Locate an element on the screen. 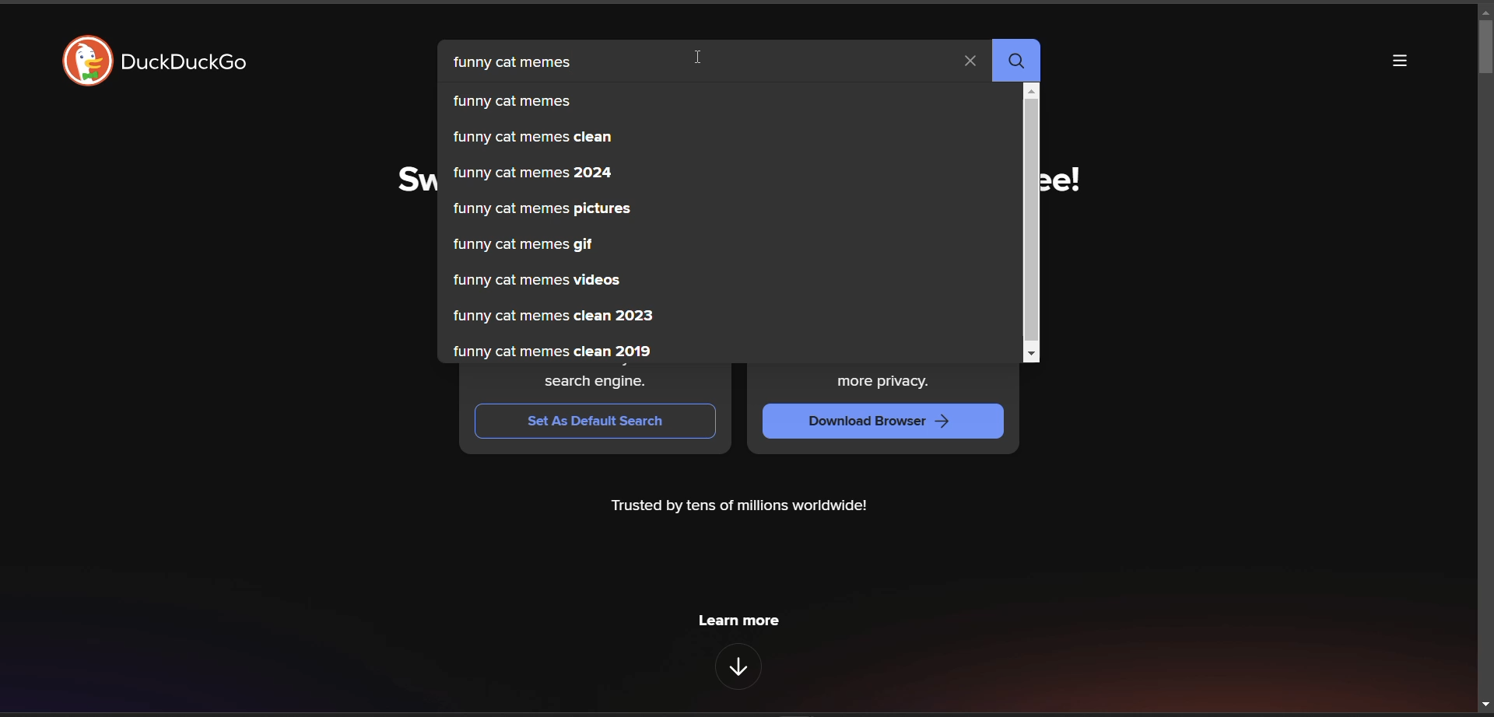 The height and width of the screenshot is (717, 1494). search engine. is located at coordinates (590, 383).